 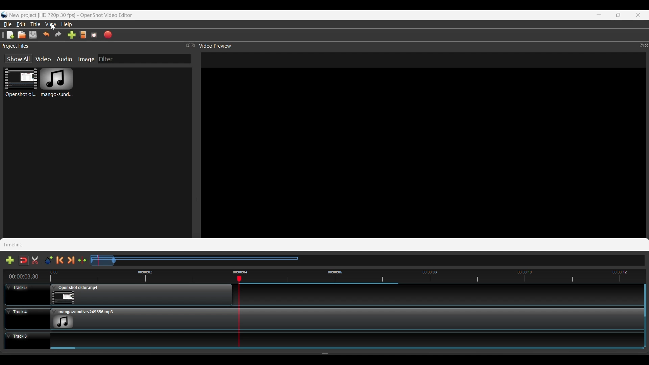 I want to click on Maximize, so click(x=637, y=44).